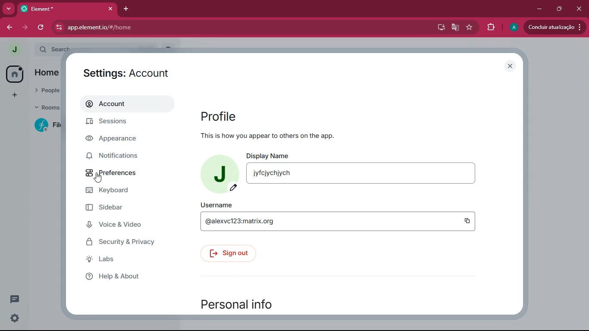  I want to click on close, so click(511, 66).